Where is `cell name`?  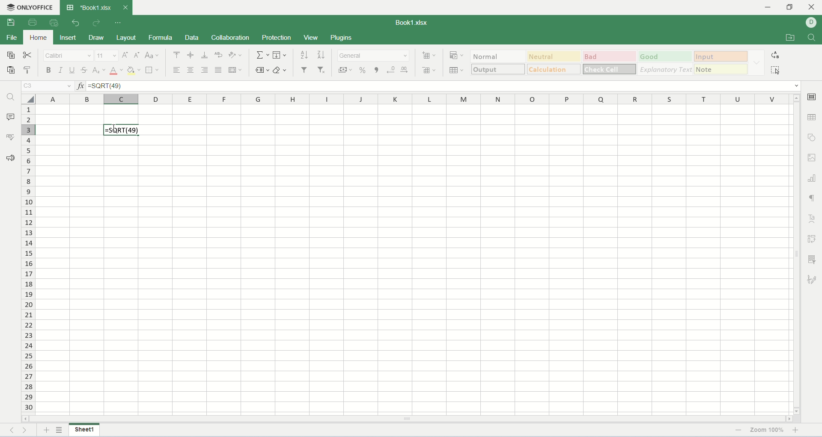 cell name is located at coordinates (48, 86).